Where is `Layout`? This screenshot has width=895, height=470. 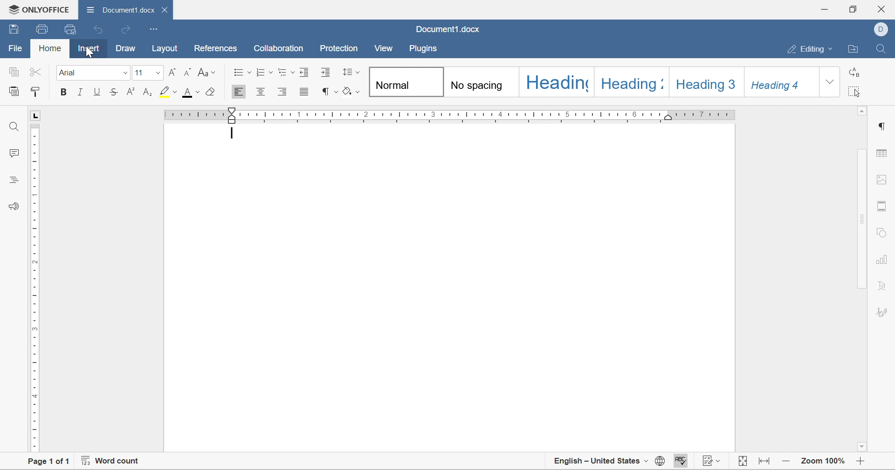 Layout is located at coordinates (165, 49).